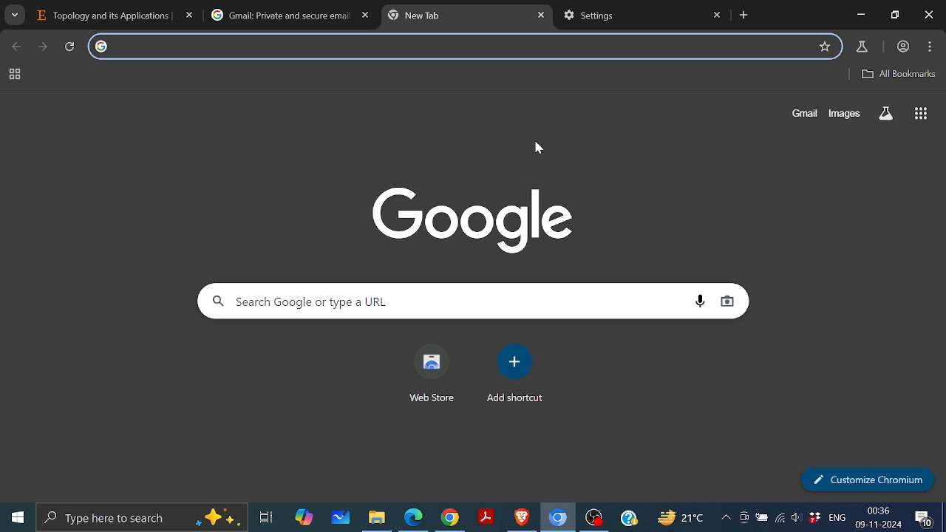 The image size is (946, 532). I want to click on weather, so click(678, 517).